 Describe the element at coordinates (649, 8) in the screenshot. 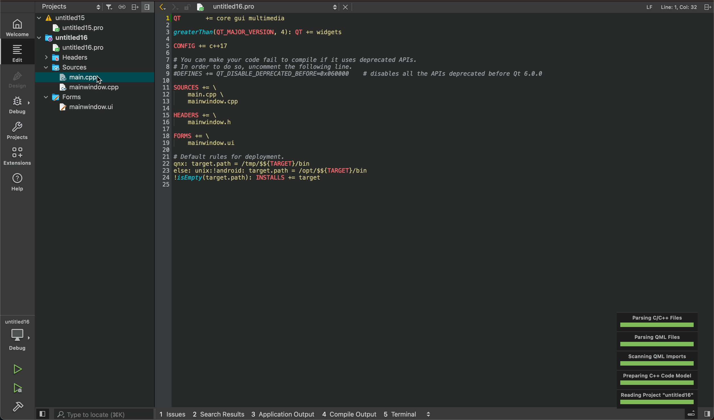

I see `file info` at that location.